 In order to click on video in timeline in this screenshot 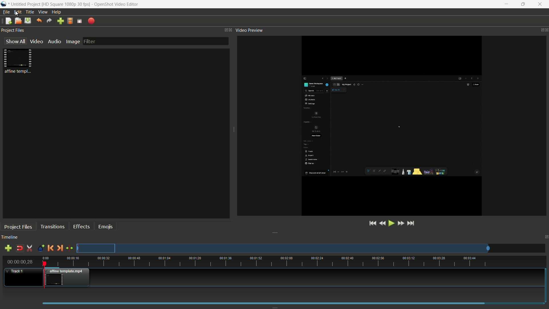, I will do `click(68, 277)`.